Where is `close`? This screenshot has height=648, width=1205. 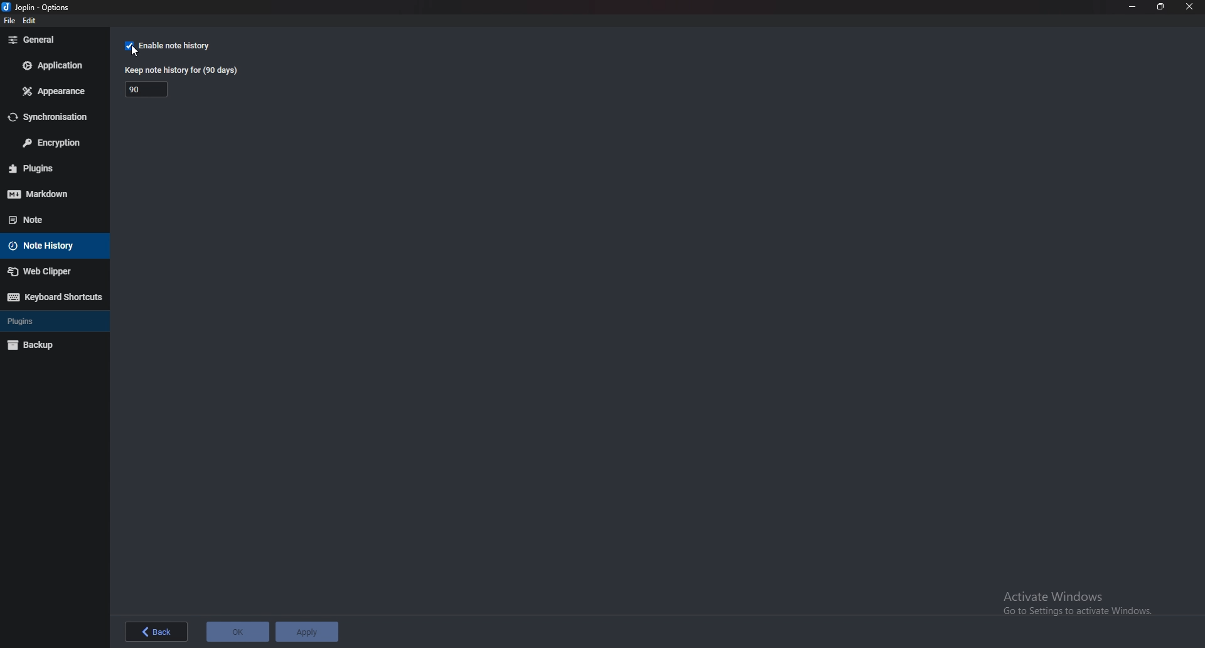 close is located at coordinates (1187, 7).